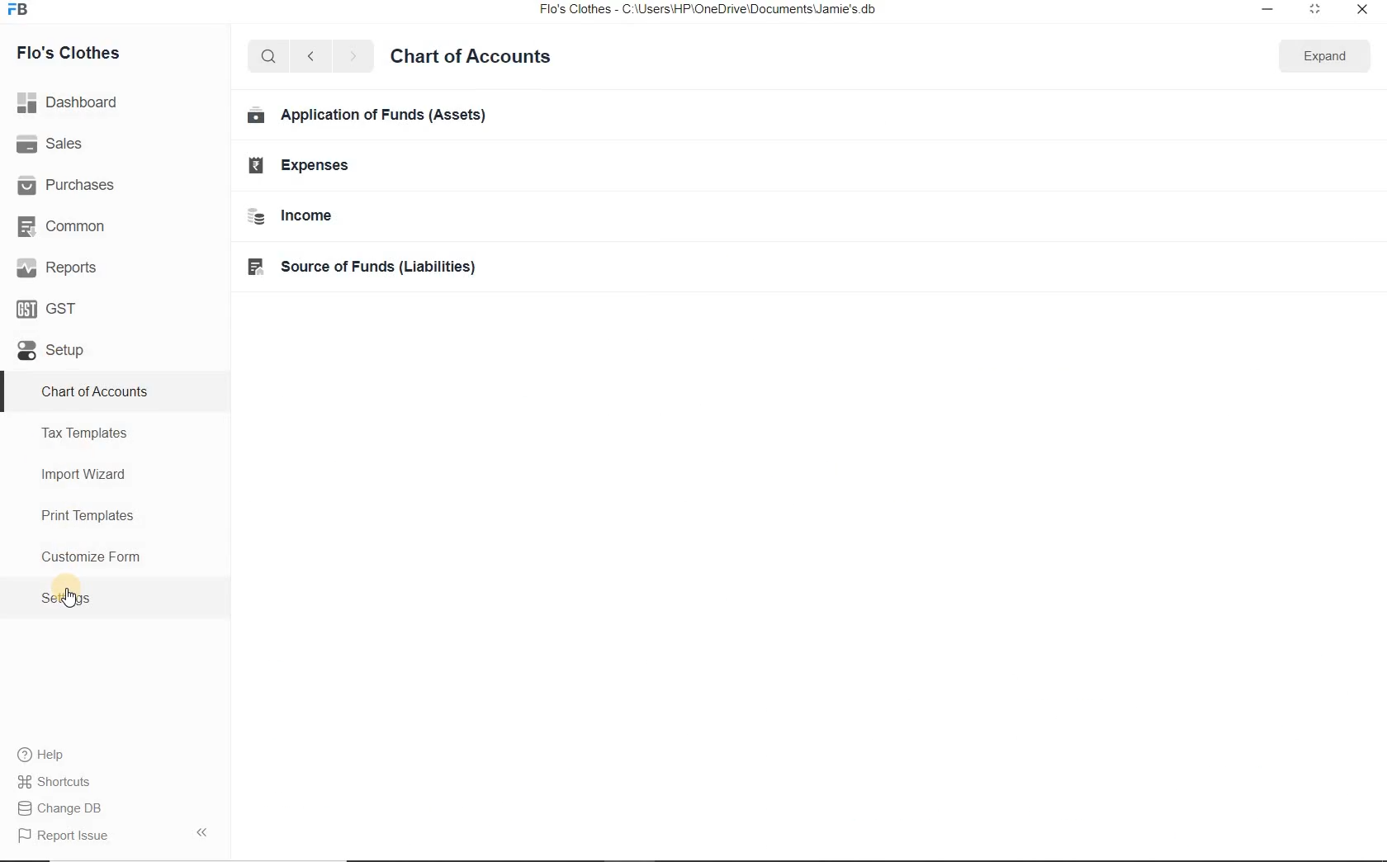  Describe the element at coordinates (69, 102) in the screenshot. I see `Dashboard` at that location.